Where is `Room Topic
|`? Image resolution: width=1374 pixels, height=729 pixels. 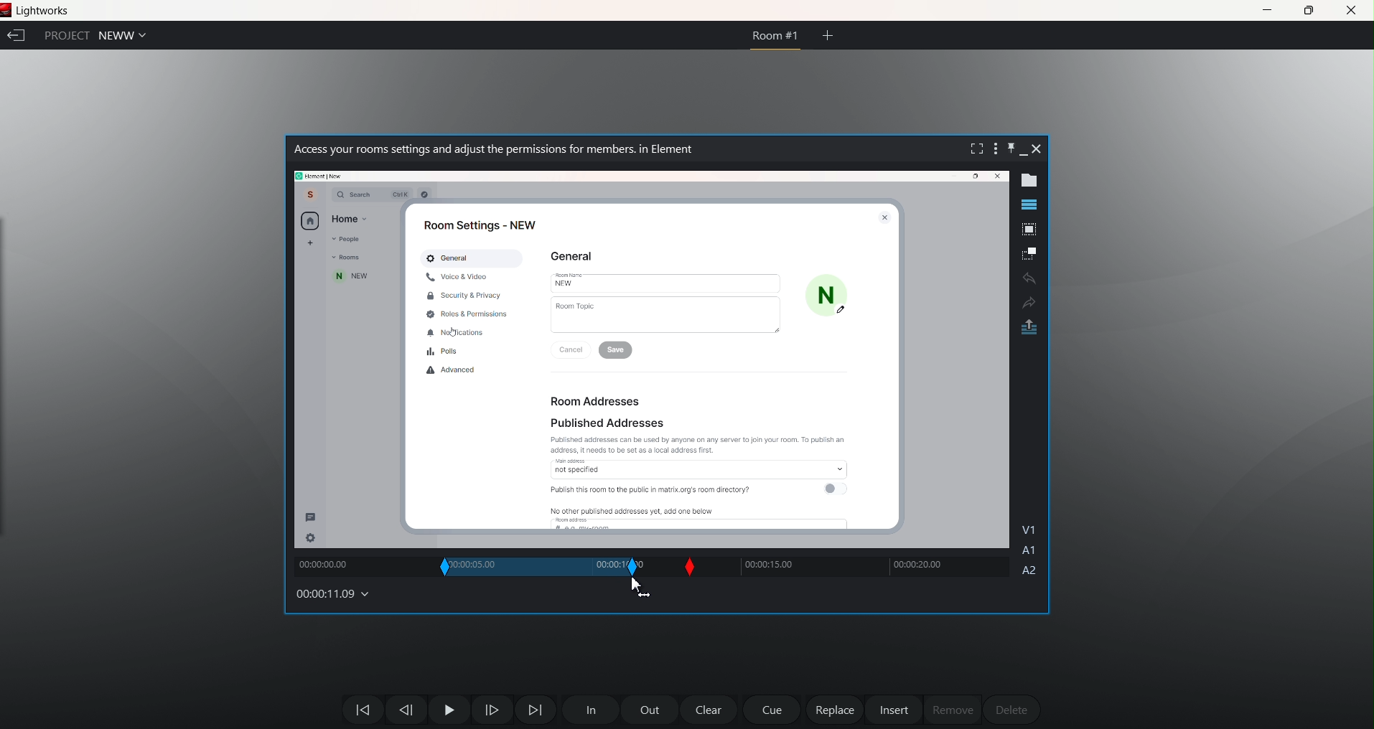
Room Topic
| is located at coordinates (666, 315).